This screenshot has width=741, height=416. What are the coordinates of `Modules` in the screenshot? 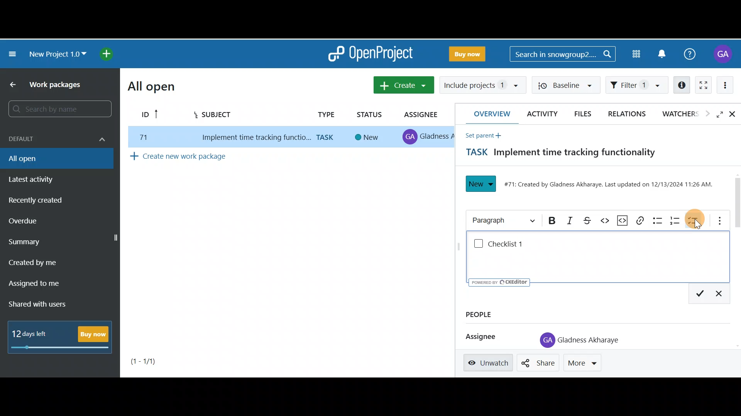 It's located at (636, 54).